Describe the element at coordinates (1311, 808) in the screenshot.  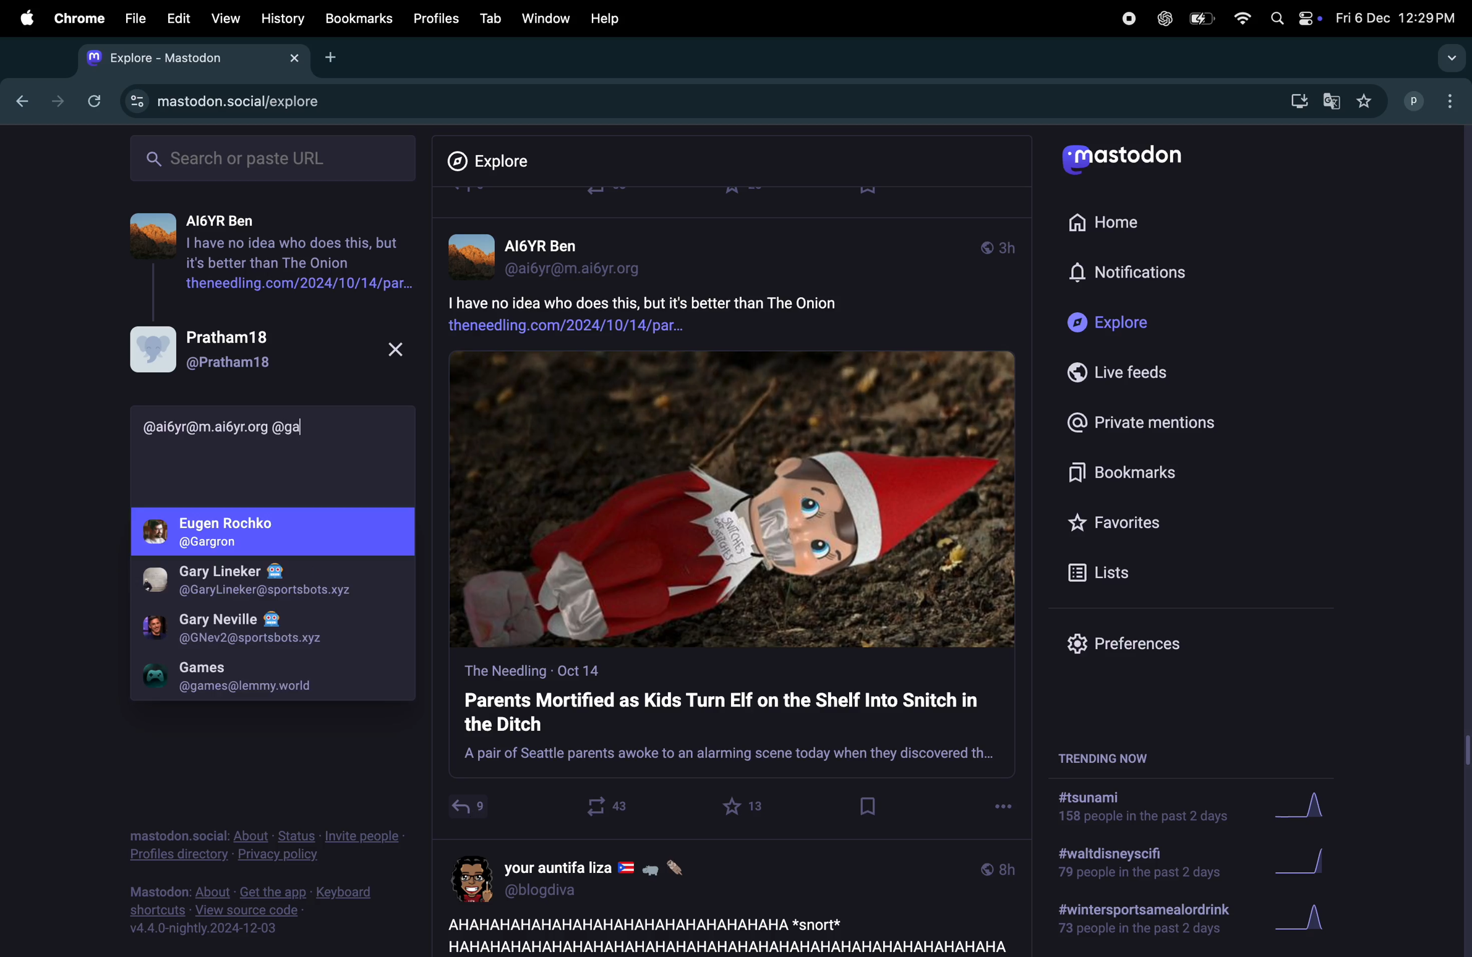
I see `graph` at that location.